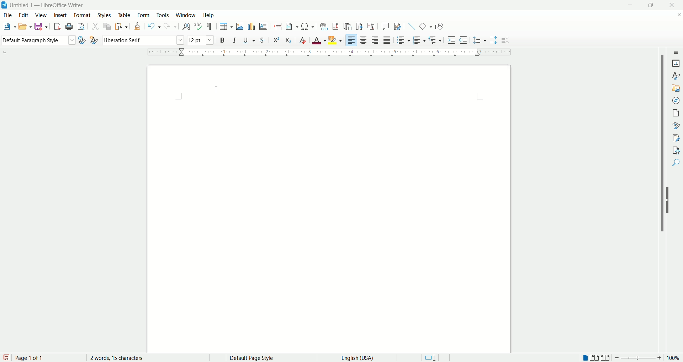 The width and height of the screenshot is (683, 362). I want to click on book view, so click(607, 357).